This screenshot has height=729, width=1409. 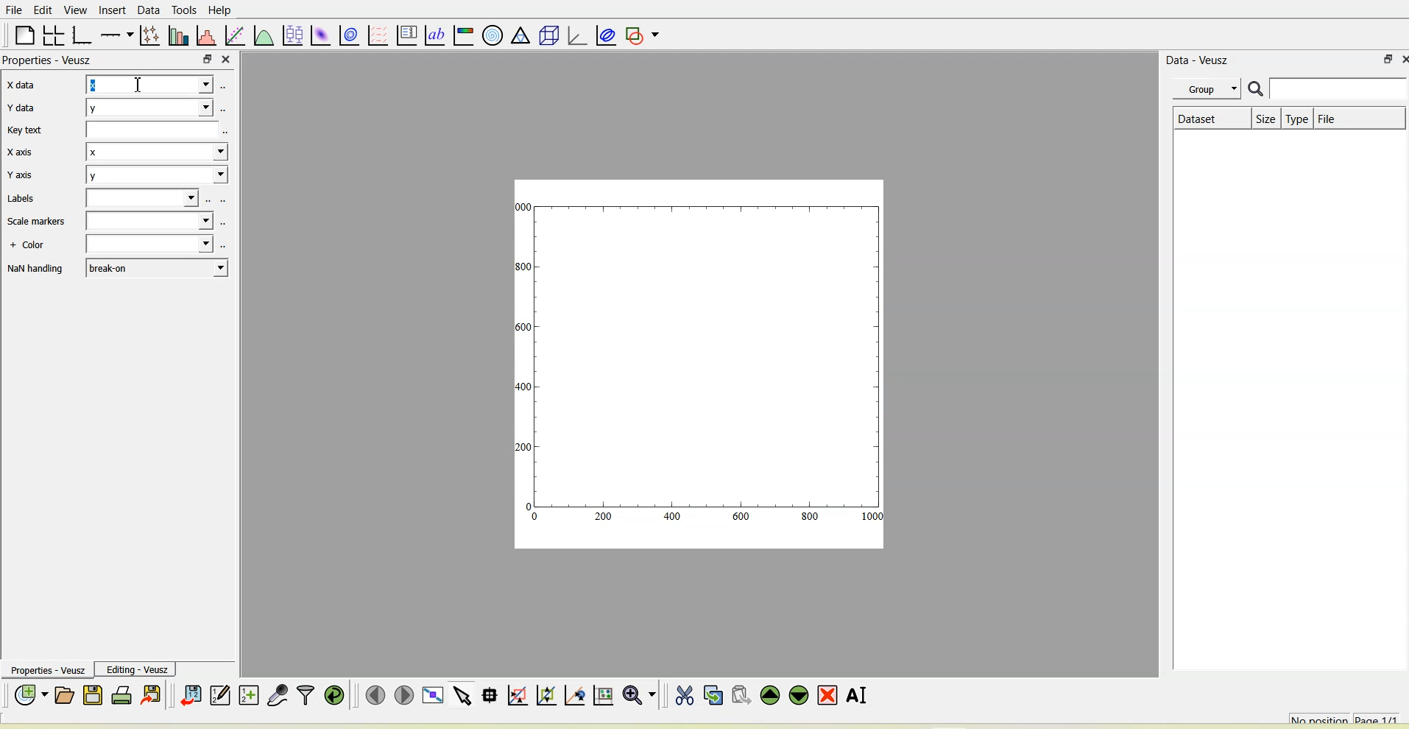 What do you see at coordinates (518, 696) in the screenshot?
I see `Click or draw a rectangle to zoom graph axes` at bounding box center [518, 696].